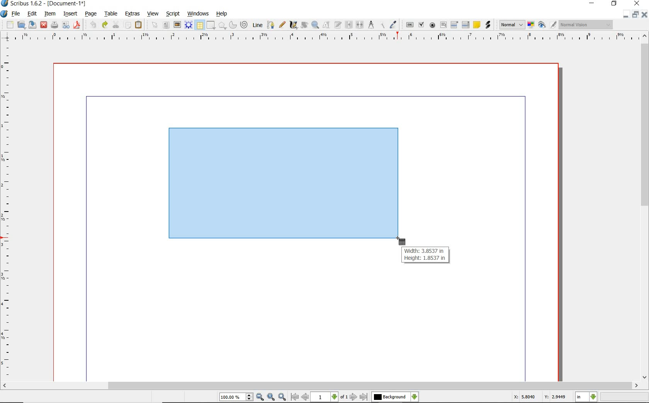 The width and height of the screenshot is (649, 403). Describe the element at coordinates (585, 25) in the screenshot. I see `visual appearance of the display` at that location.